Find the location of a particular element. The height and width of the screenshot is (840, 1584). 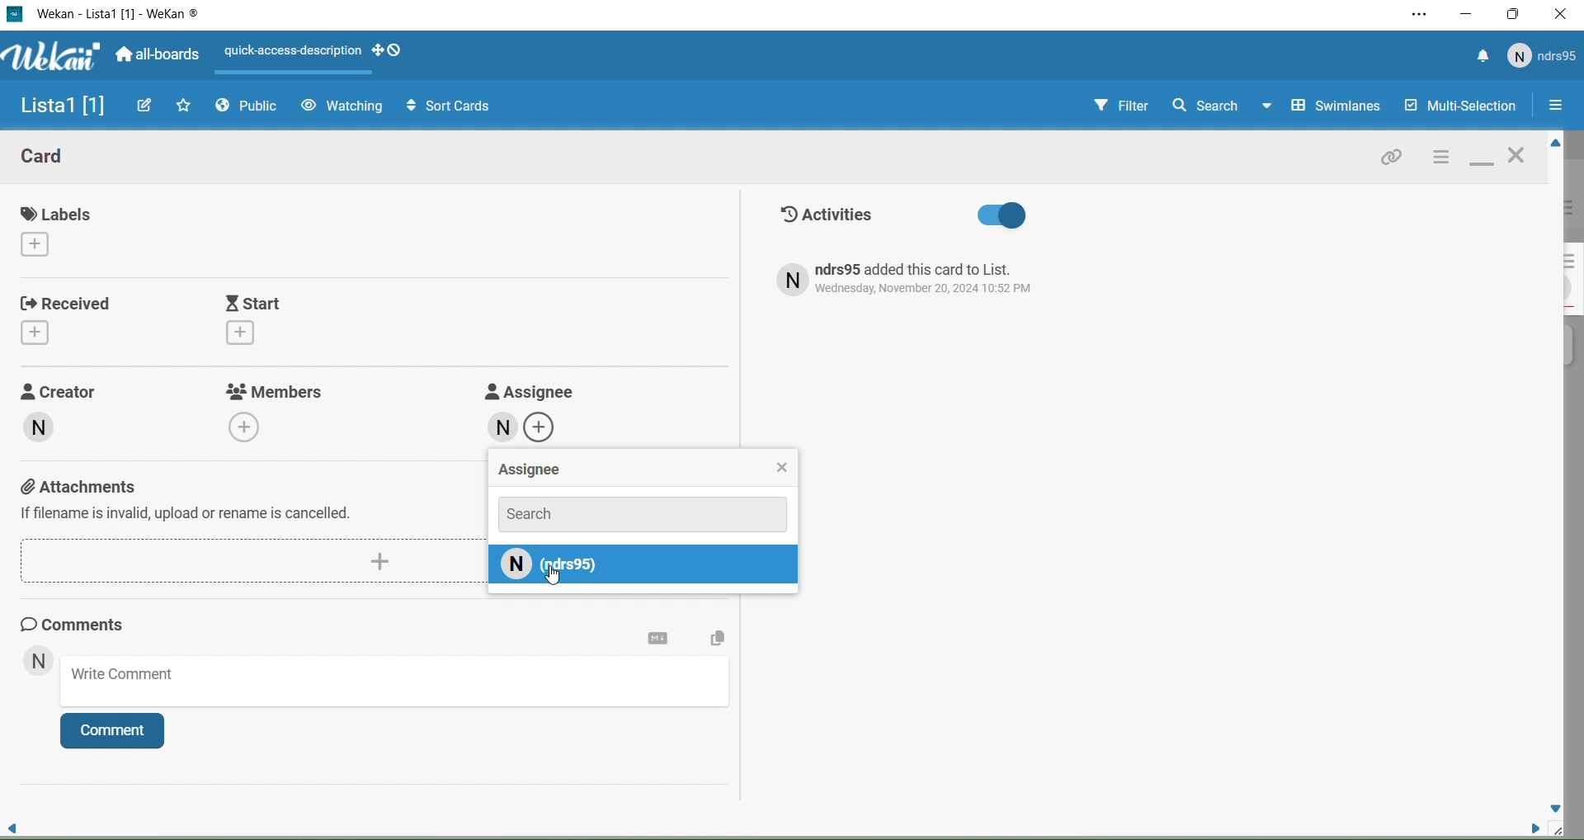

user is located at coordinates (645, 569).